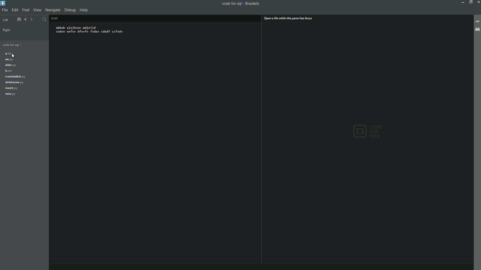 This screenshot has width=481, height=270. Describe the element at coordinates (15, 82) in the screenshot. I see `deleterow.py` at that location.